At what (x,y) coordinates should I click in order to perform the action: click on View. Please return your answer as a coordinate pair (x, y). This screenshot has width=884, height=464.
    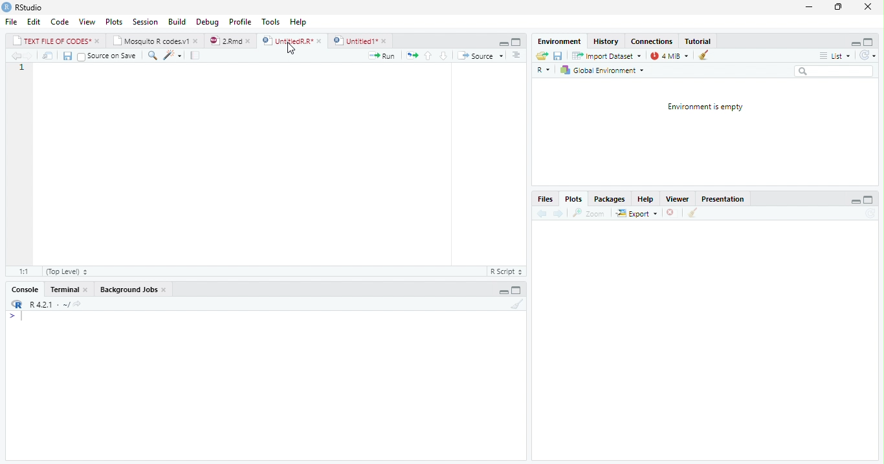
    Looking at the image, I should click on (87, 21).